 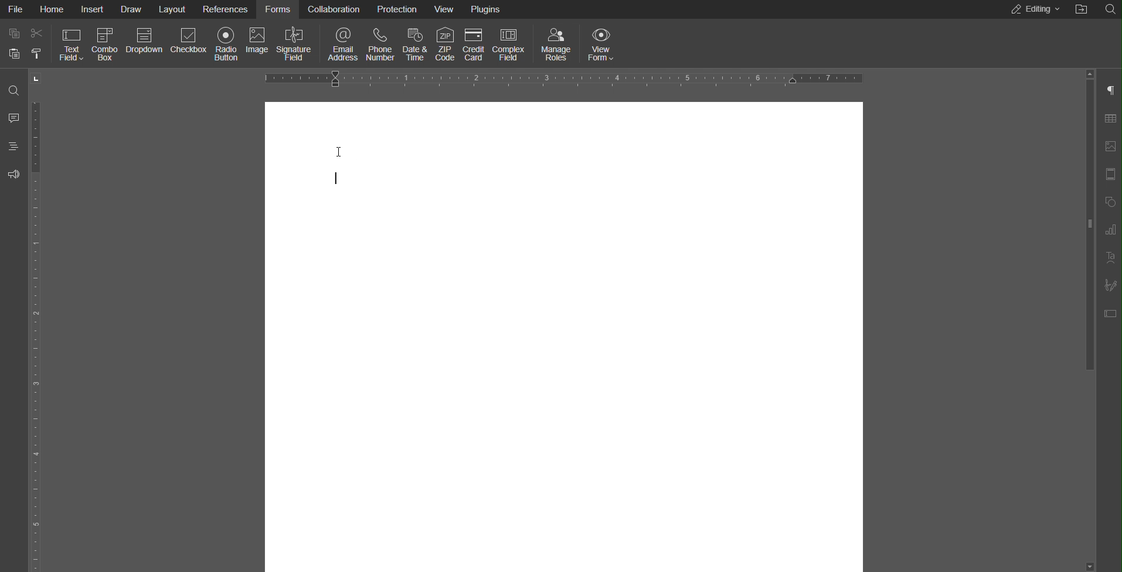 I want to click on Editing, so click(x=1035, y=9).